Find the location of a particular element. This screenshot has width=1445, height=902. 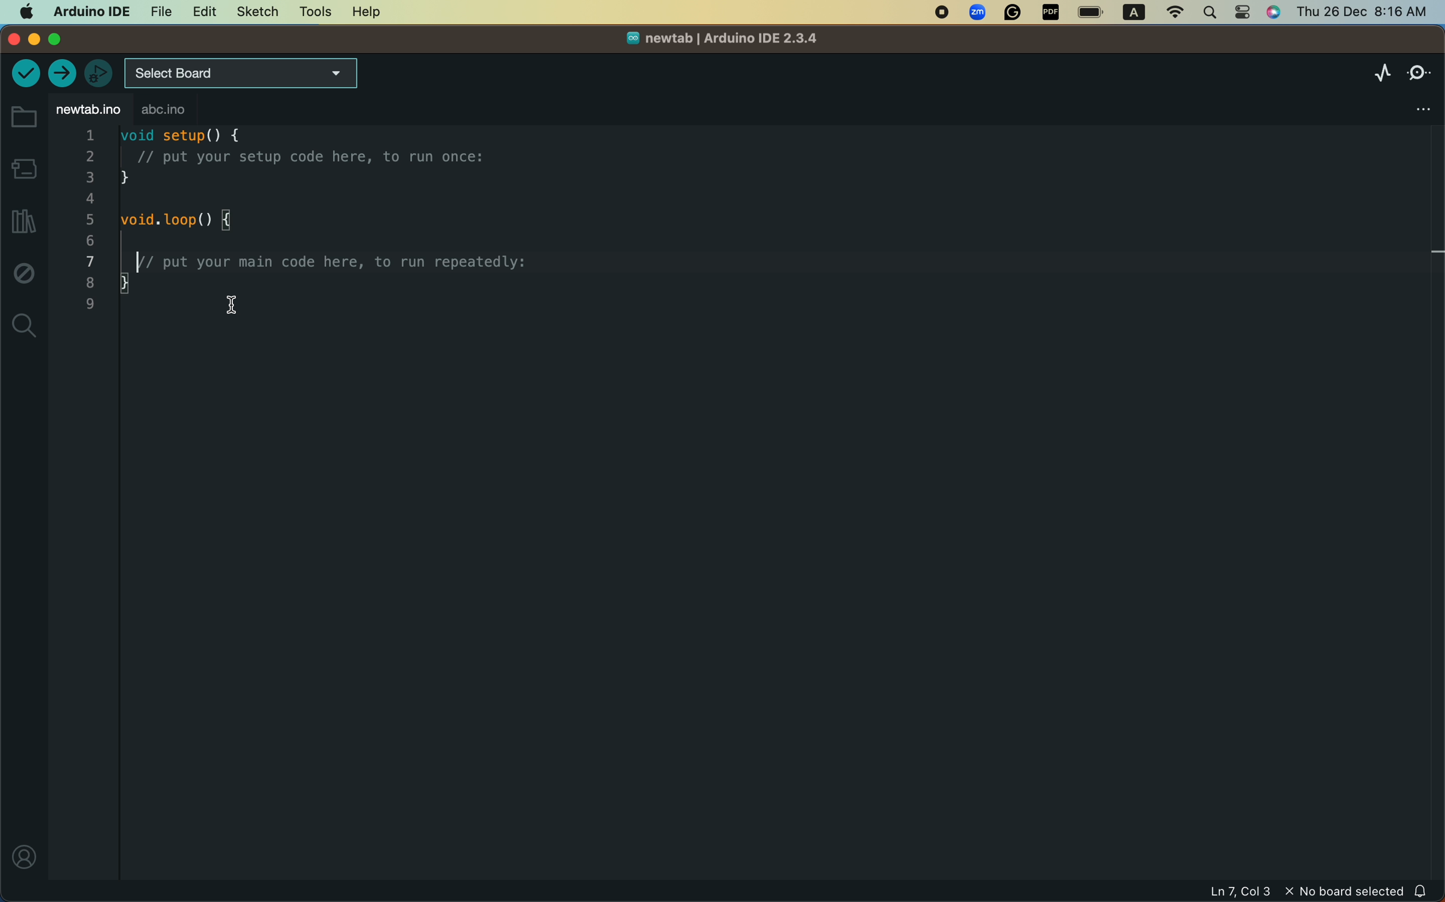

tools is located at coordinates (315, 11).